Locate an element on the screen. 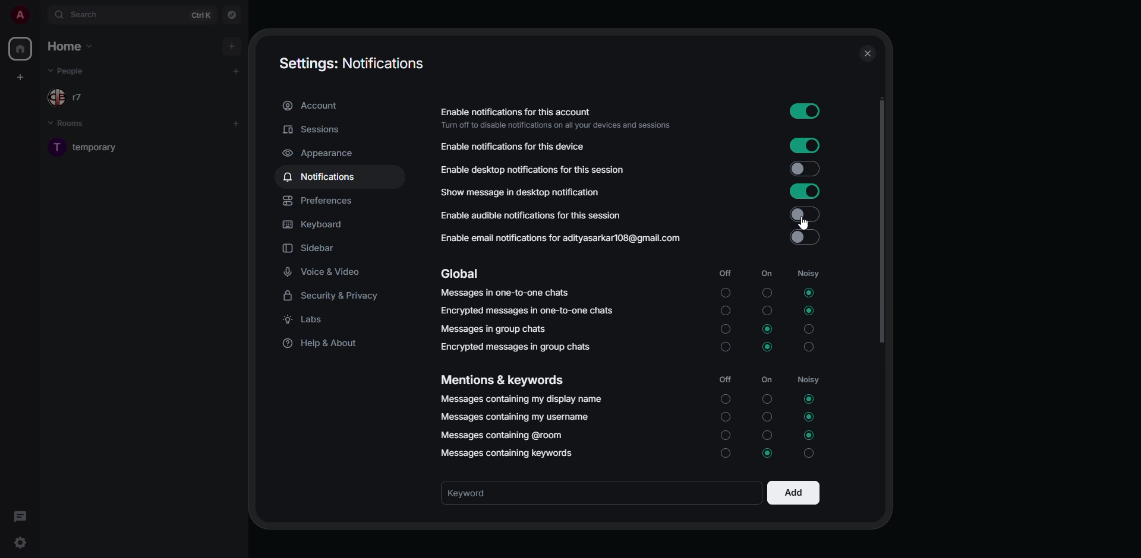 This screenshot has width=1141, height=558. noisy is located at coordinates (806, 272).